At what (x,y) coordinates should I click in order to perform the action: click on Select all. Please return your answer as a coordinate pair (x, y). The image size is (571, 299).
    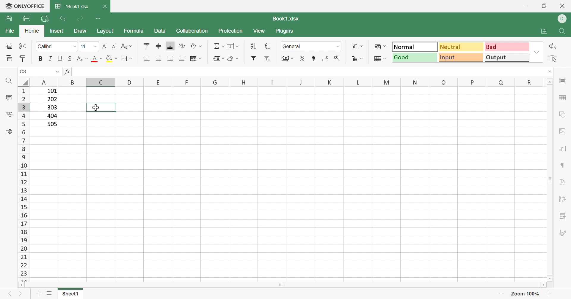
    Looking at the image, I should click on (553, 58).